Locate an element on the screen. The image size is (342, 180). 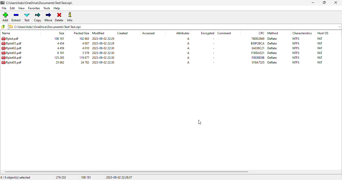
FAT is located at coordinates (320, 43).